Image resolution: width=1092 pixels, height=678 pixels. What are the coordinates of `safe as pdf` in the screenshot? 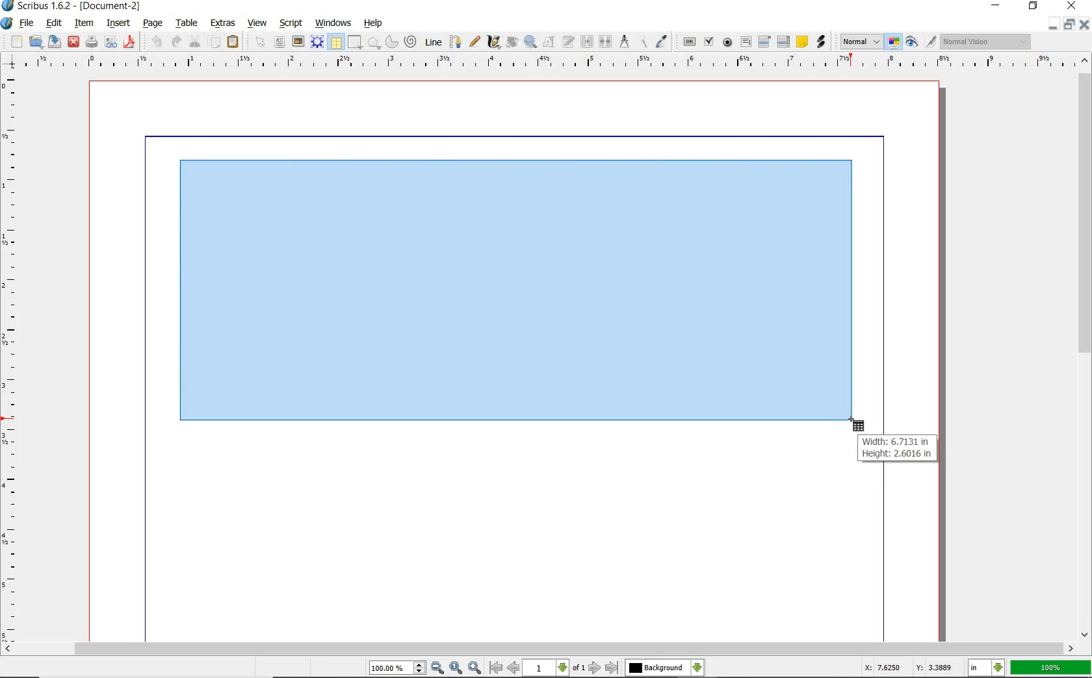 It's located at (129, 42).